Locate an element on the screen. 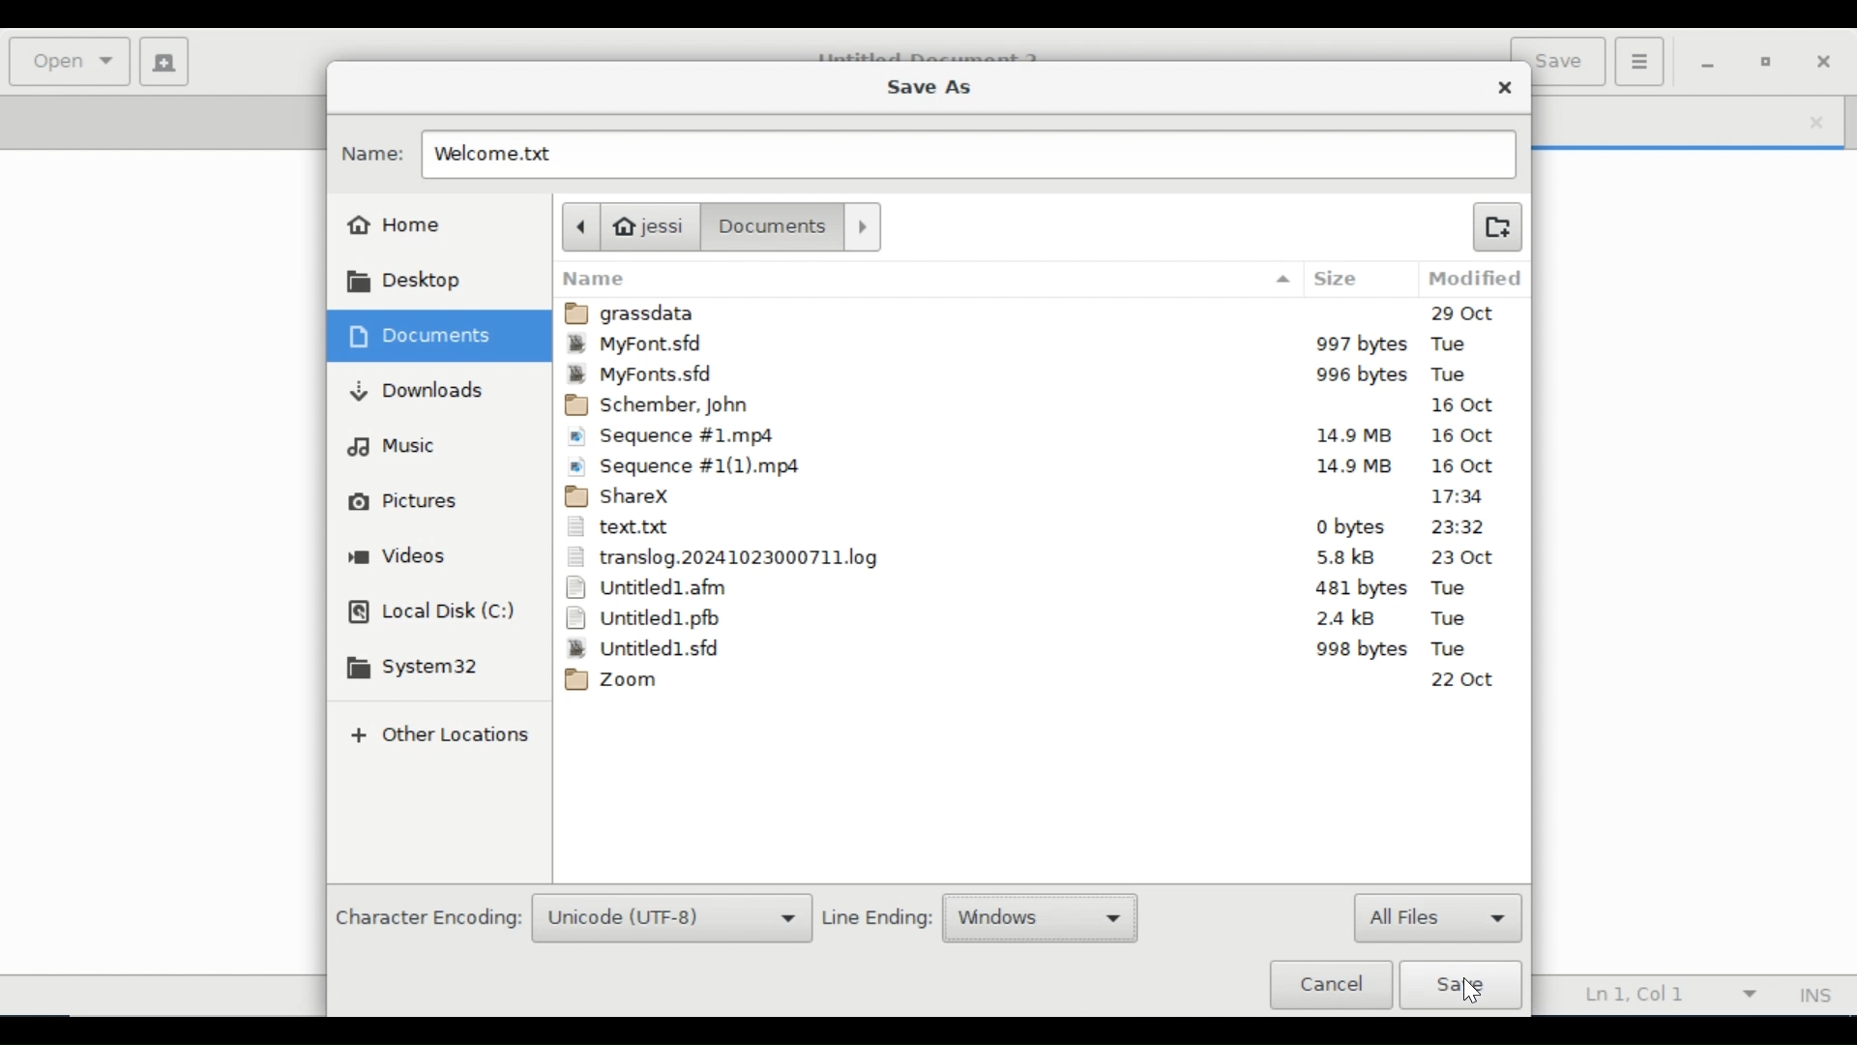 Image resolution: width=1857 pixels, height=1045 pixels. close is located at coordinates (1820, 126).